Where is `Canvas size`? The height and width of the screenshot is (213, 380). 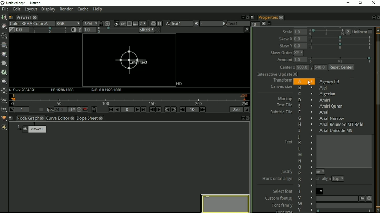 Canvas size is located at coordinates (280, 87).